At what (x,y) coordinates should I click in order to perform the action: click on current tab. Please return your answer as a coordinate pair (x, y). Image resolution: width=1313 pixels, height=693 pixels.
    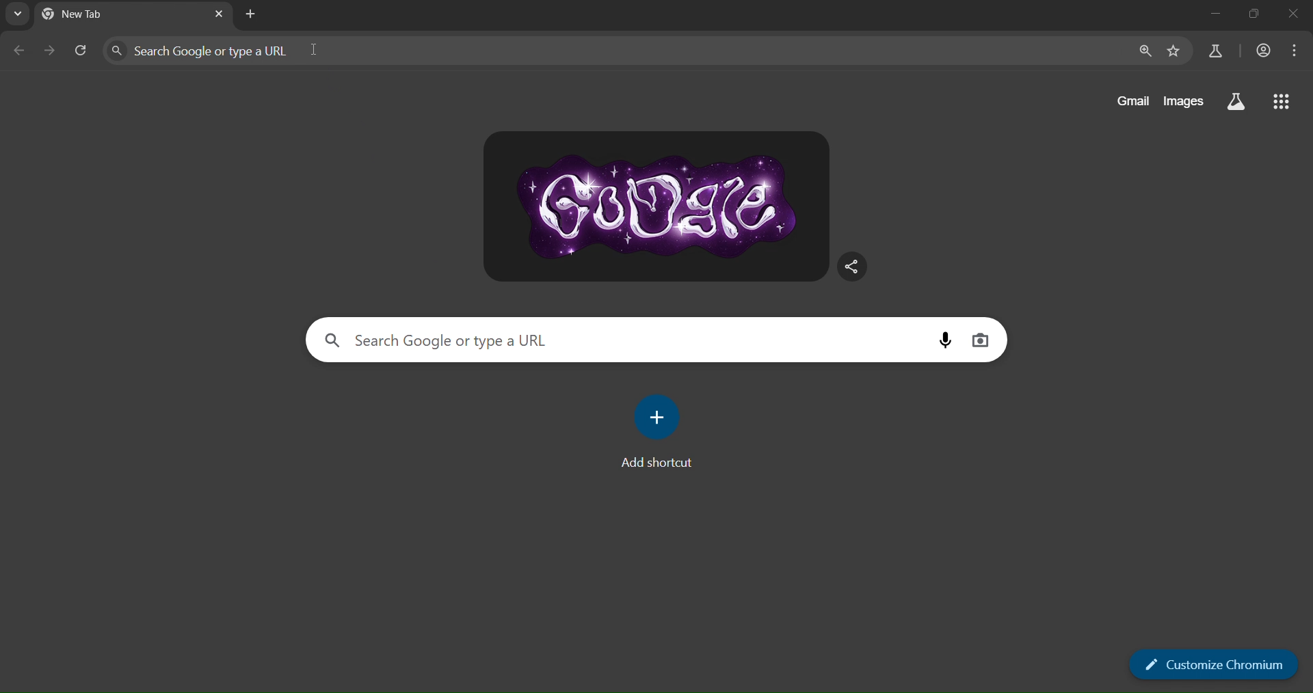
    Looking at the image, I should click on (105, 15).